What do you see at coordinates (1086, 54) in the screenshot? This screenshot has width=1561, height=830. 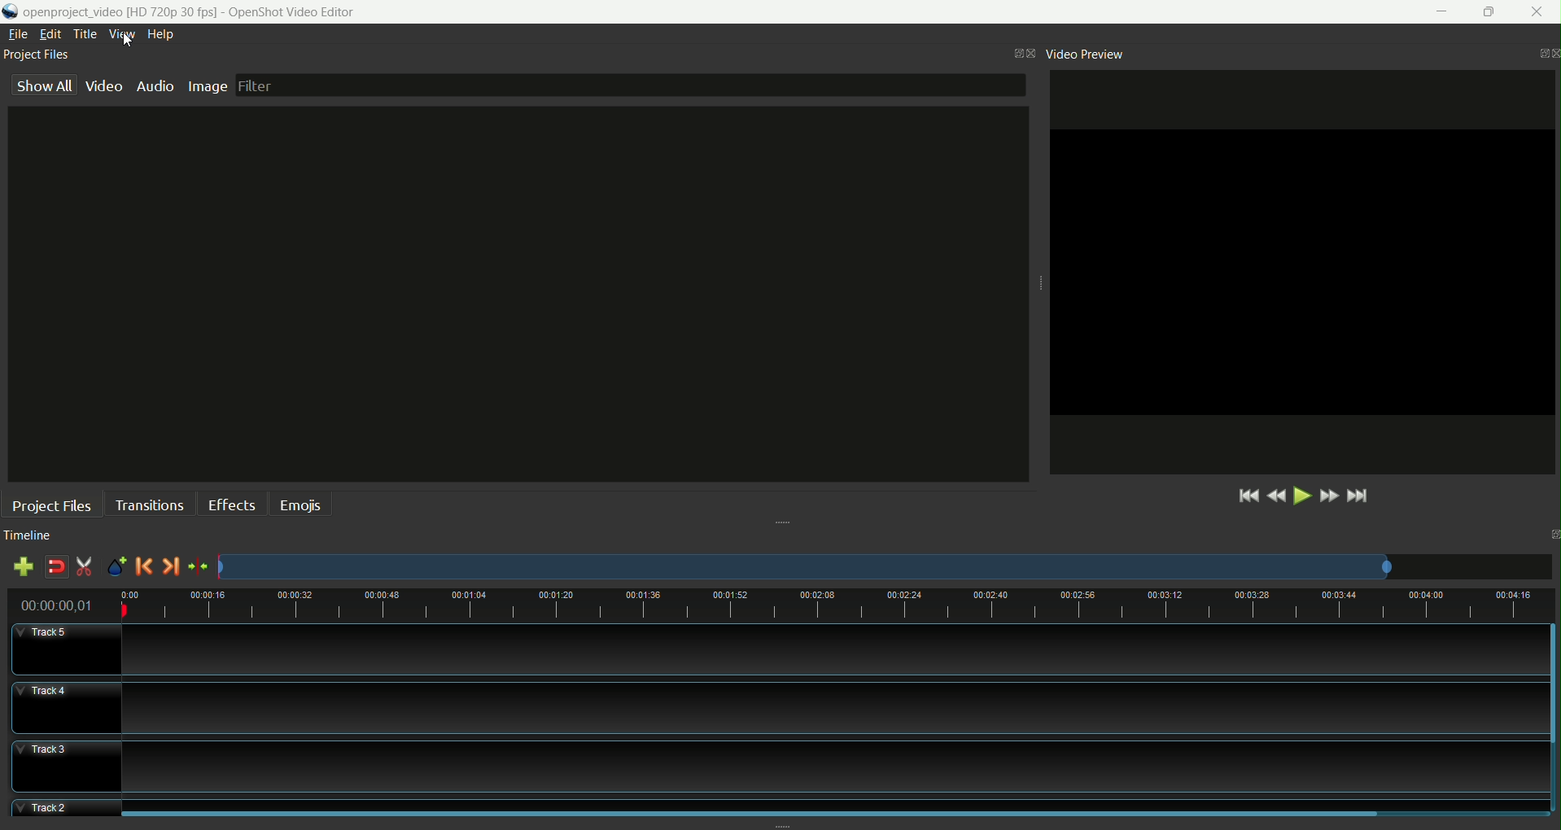 I see `video preview` at bounding box center [1086, 54].